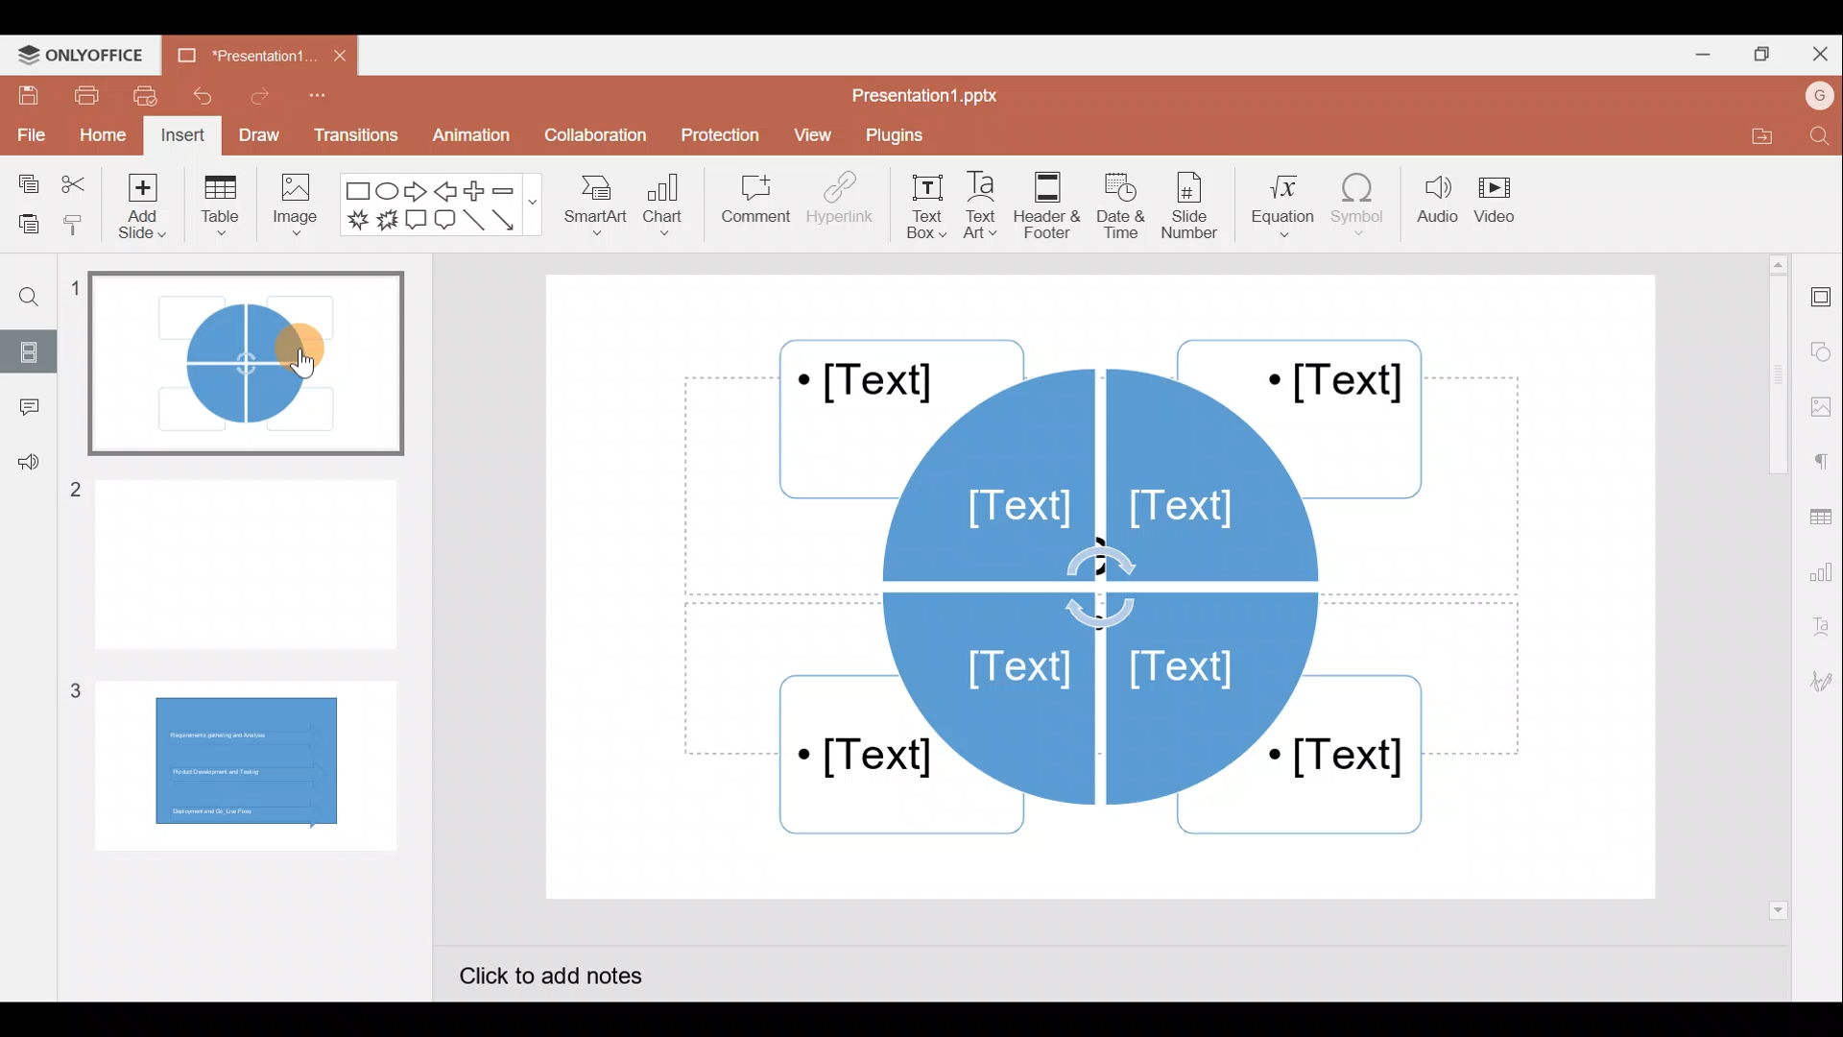 This screenshot has height=1037, width=1843. I want to click on Presentation1.pptx, so click(929, 96).